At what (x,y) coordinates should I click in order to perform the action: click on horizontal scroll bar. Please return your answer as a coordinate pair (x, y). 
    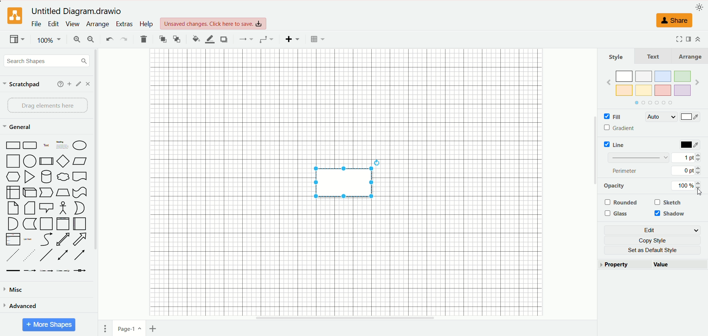
    Looking at the image, I should click on (346, 318).